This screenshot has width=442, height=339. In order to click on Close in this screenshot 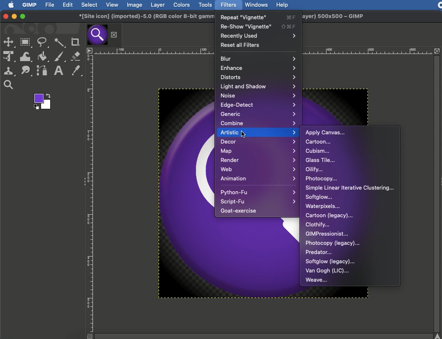, I will do `click(5, 16)`.